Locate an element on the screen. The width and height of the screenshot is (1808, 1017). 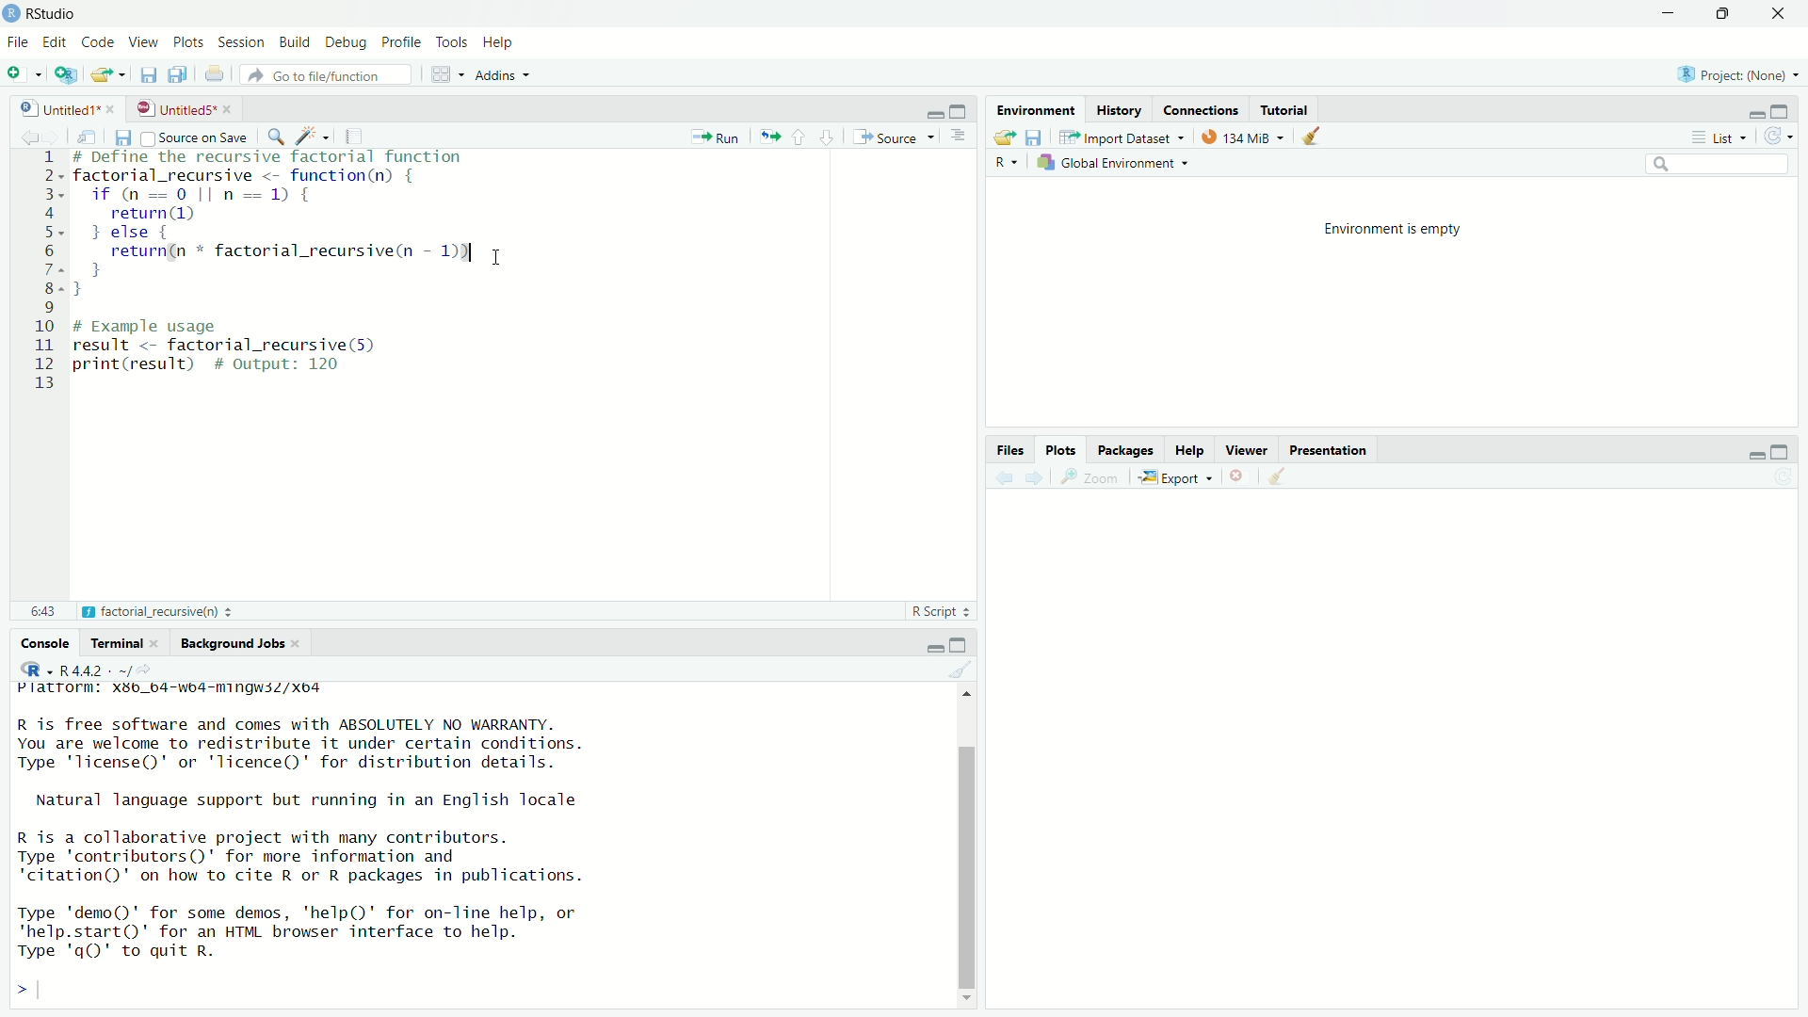
Compile Report (Ctrl + Shift + K) is located at coordinates (358, 135).